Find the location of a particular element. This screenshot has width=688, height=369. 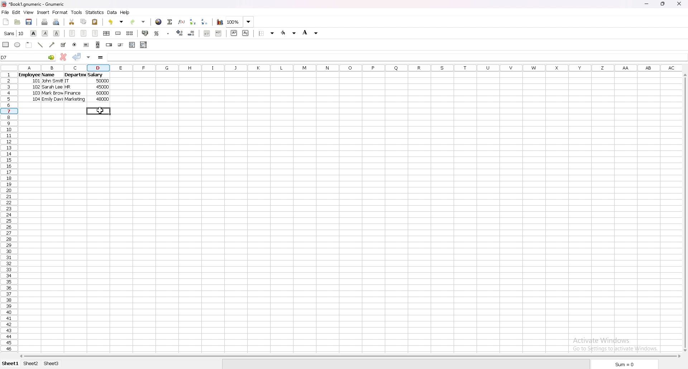

101 is located at coordinates (37, 81).